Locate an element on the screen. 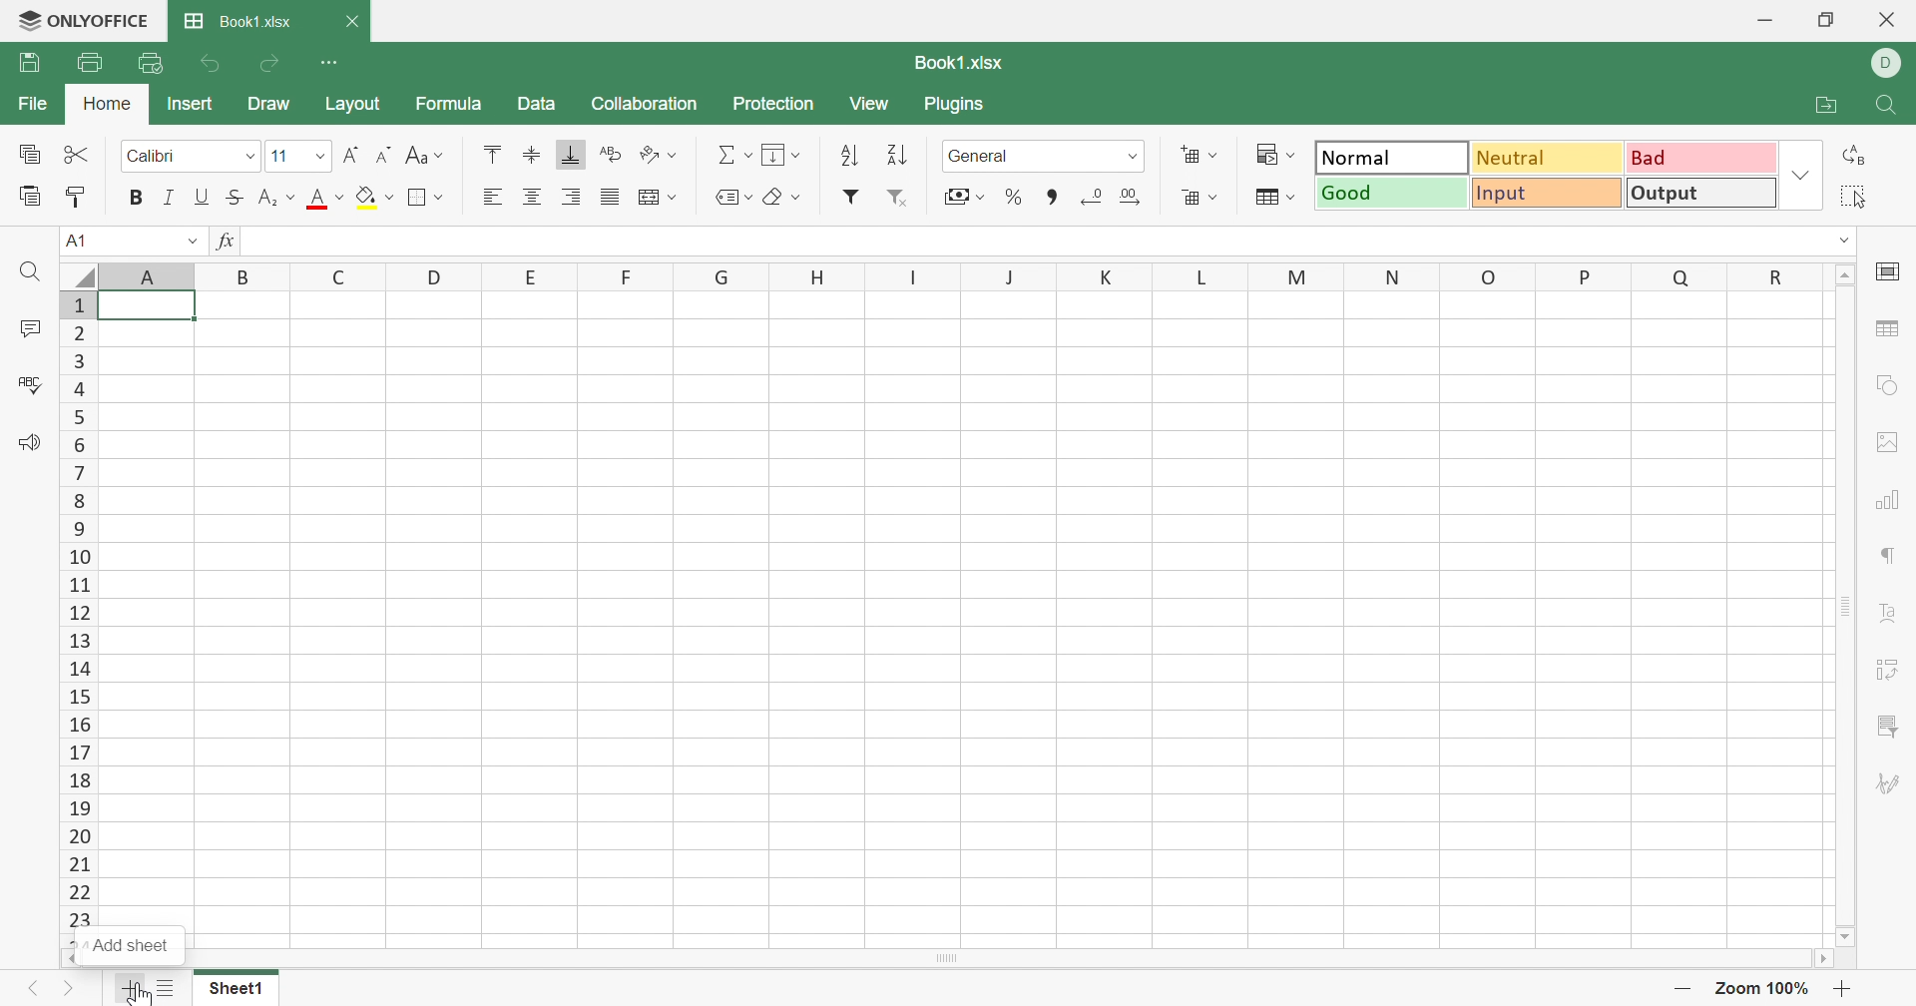  Sort ascending is located at coordinates (847, 157).